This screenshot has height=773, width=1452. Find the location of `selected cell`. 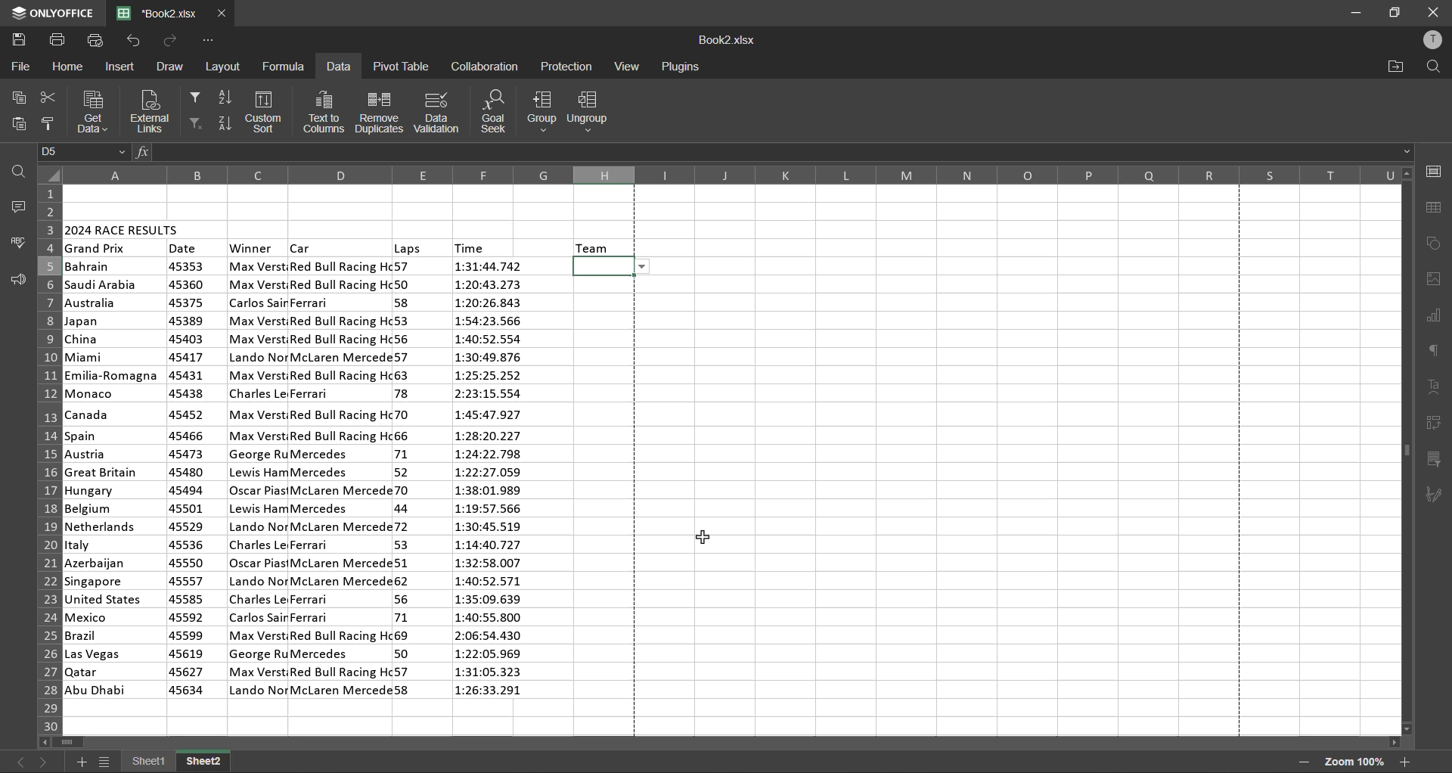

selected cell is located at coordinates (601, 266).